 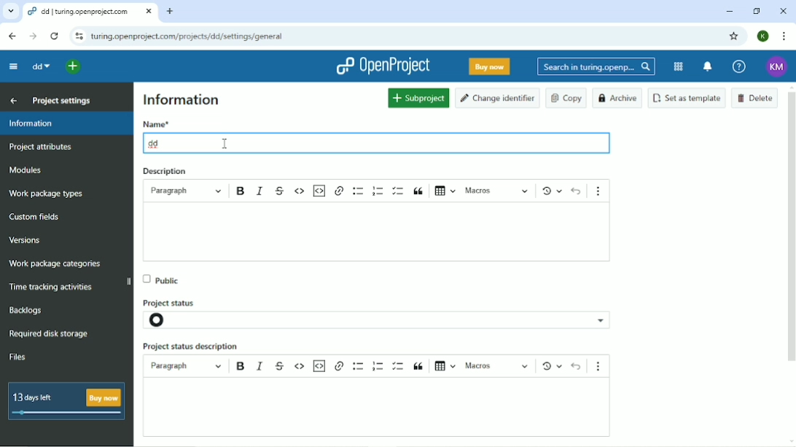 What do you see at coordinates (164, 172) in the screenshot?
I see `Description` at bounding box center [164, 172].